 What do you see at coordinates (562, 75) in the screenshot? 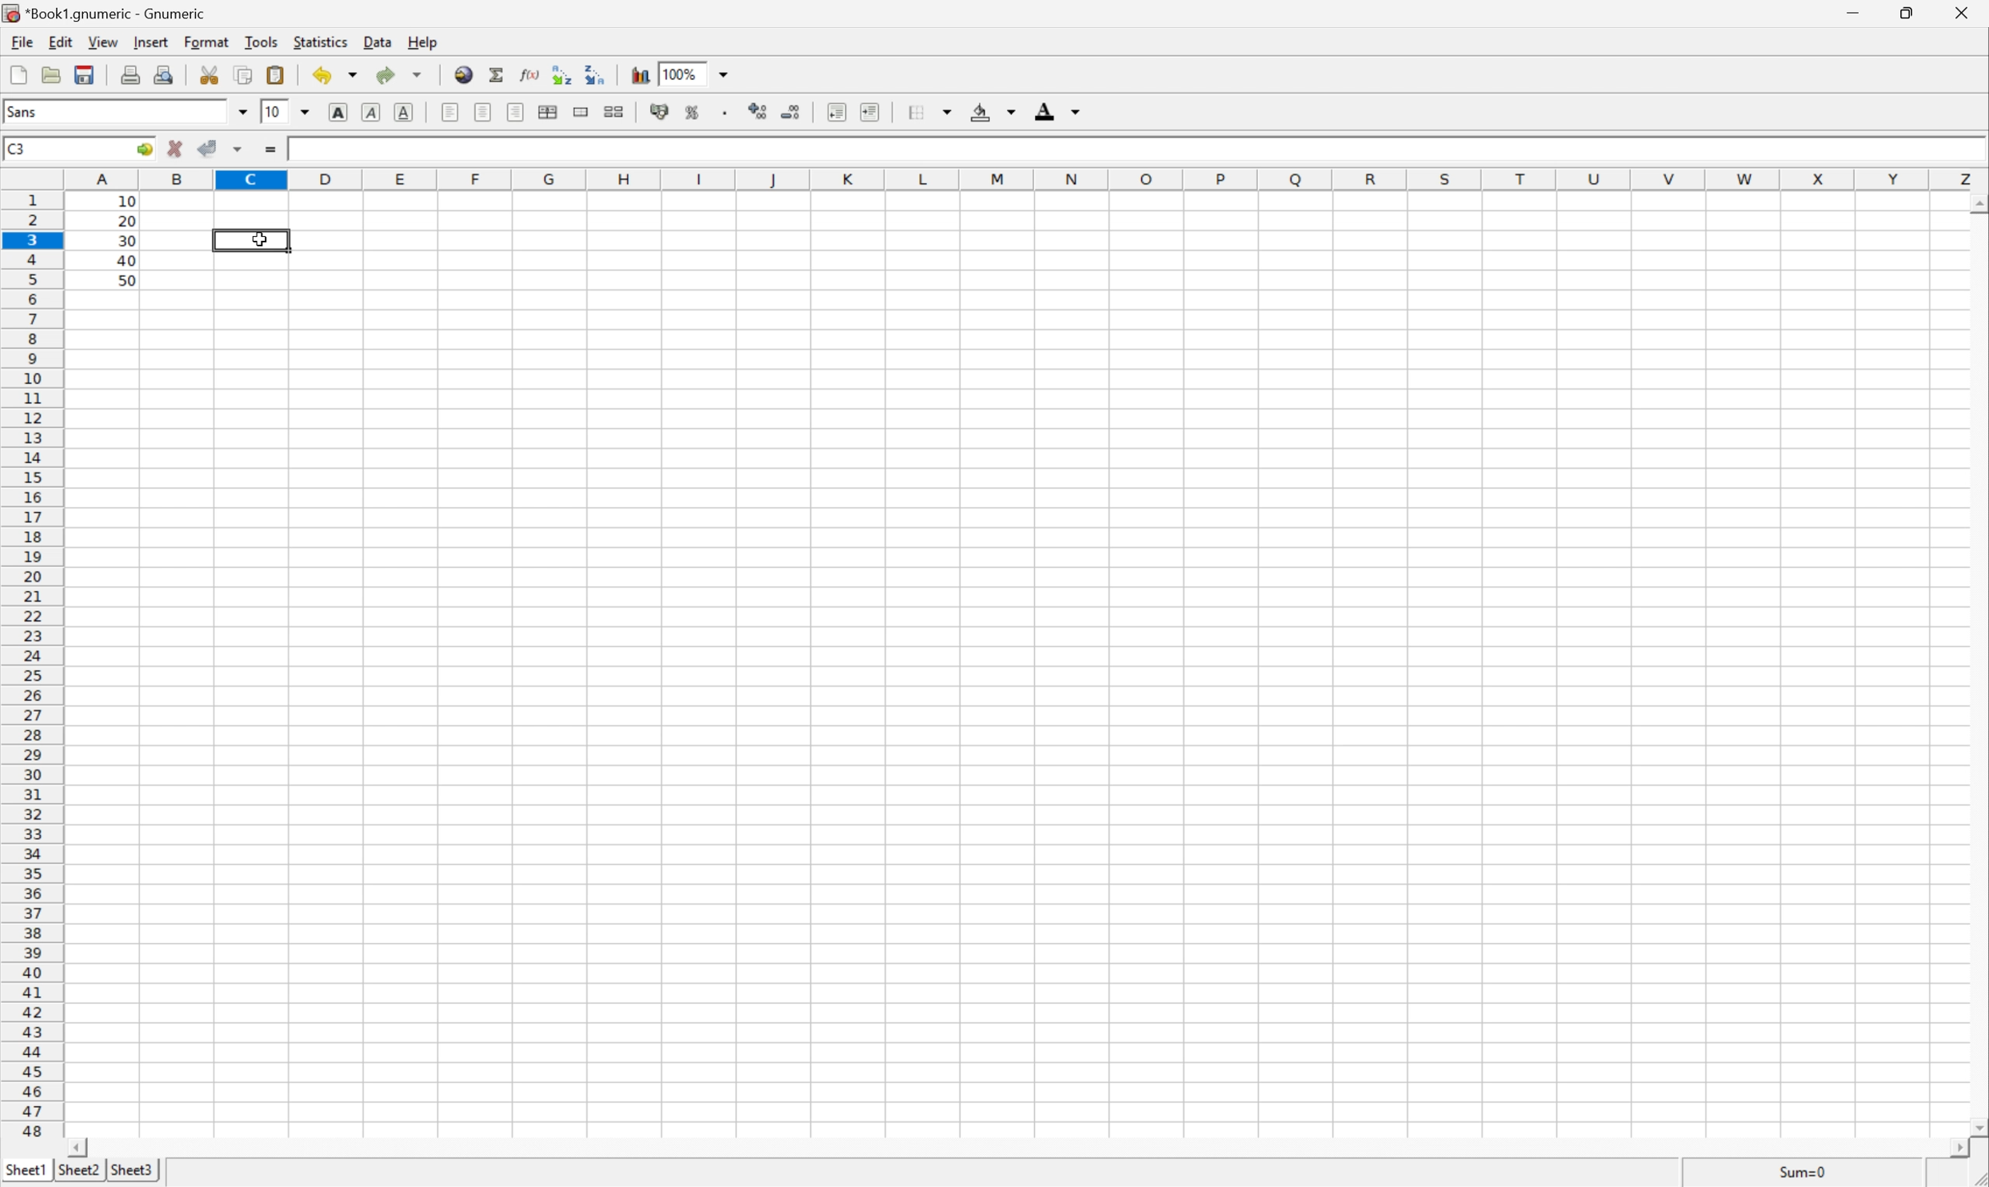
I see `Sort the selected region in ascending order based on the first column selected` at bounding box center [562, 75].